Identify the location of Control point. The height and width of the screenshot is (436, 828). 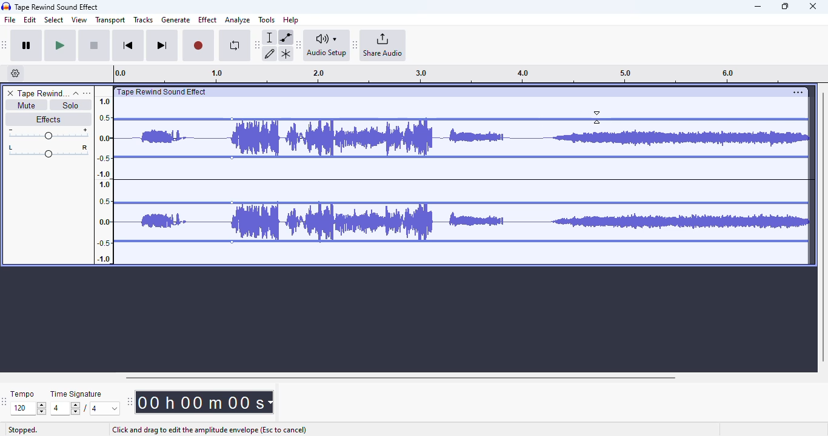
(232, 119).